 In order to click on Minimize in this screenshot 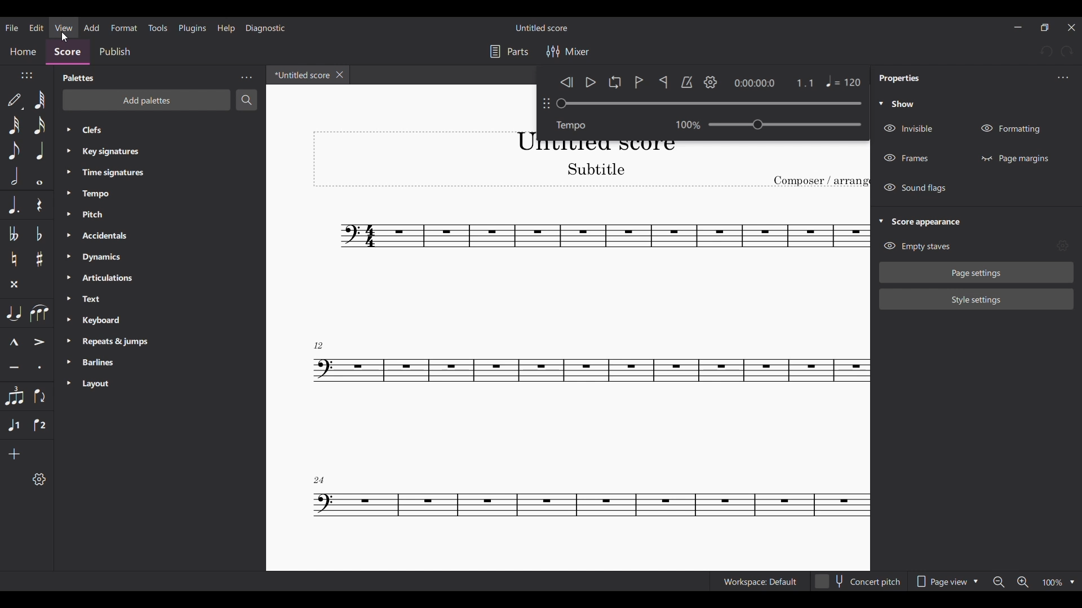, I will do `click(1017, 27)`.